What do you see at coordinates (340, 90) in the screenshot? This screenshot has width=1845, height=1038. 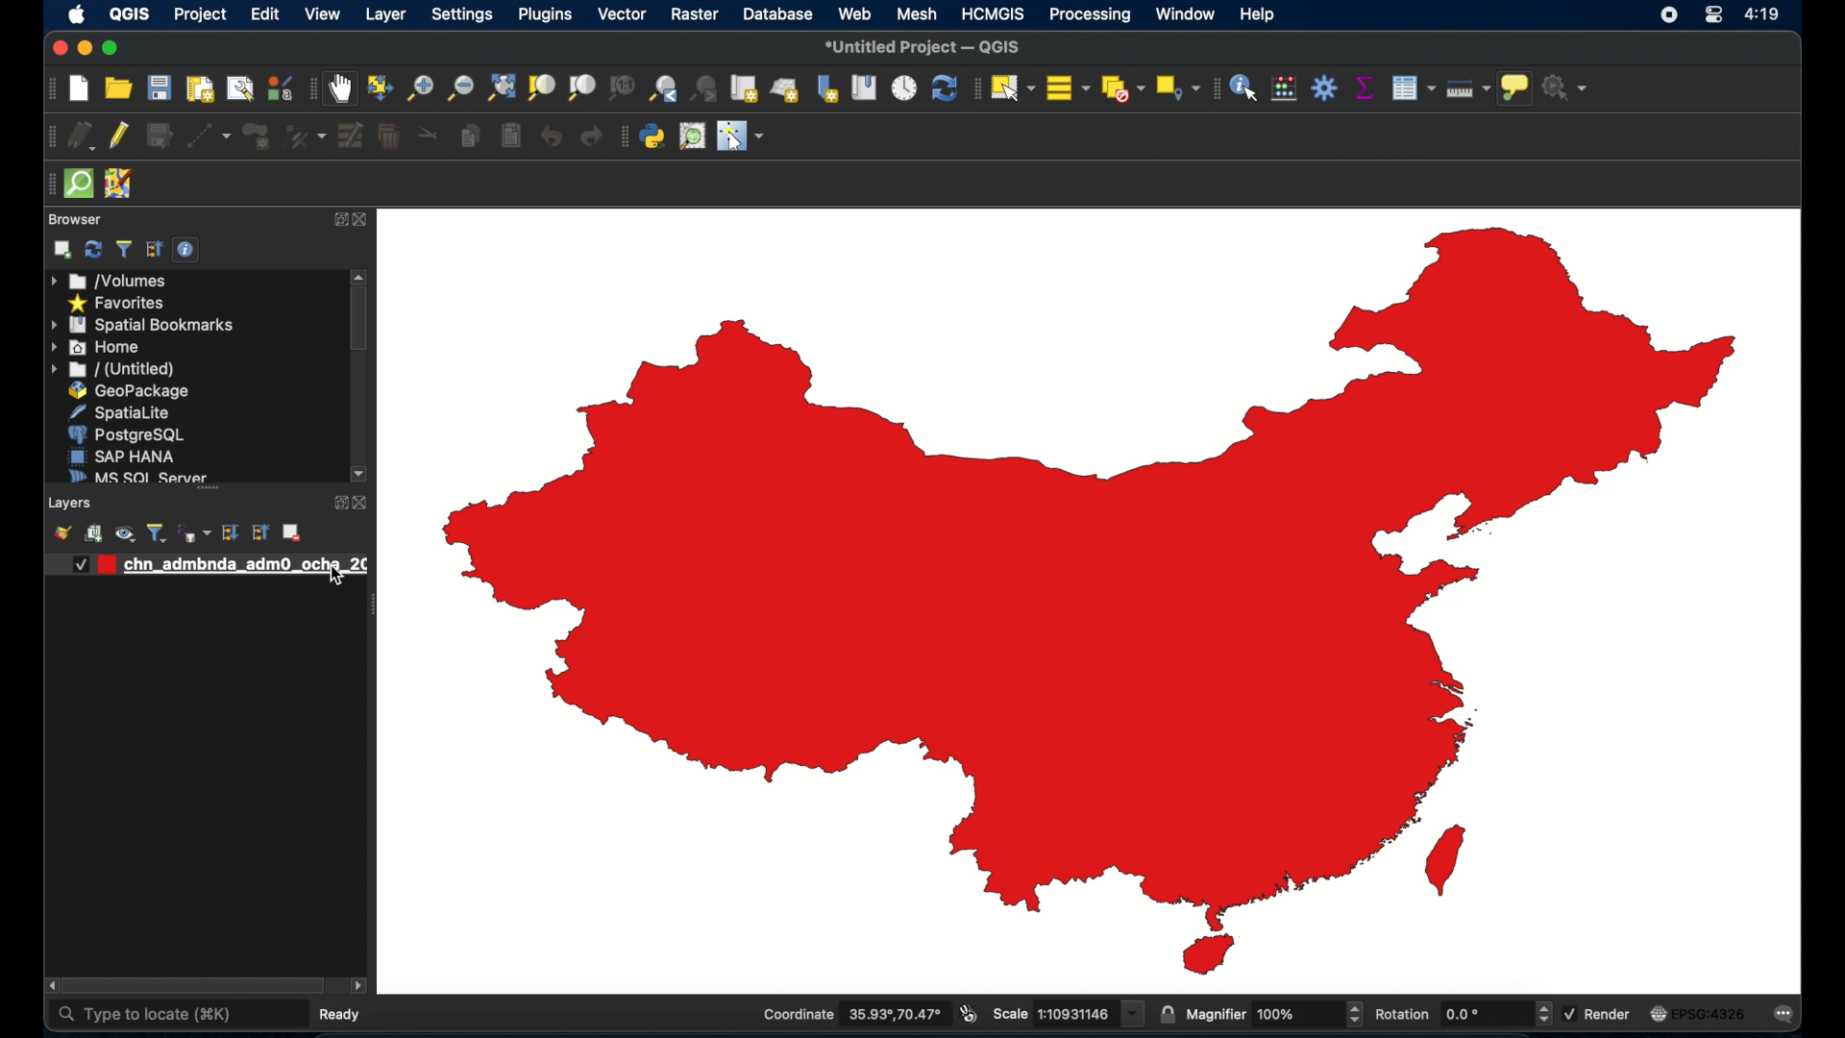 I see `pan map` at bounding box center [340, 90].